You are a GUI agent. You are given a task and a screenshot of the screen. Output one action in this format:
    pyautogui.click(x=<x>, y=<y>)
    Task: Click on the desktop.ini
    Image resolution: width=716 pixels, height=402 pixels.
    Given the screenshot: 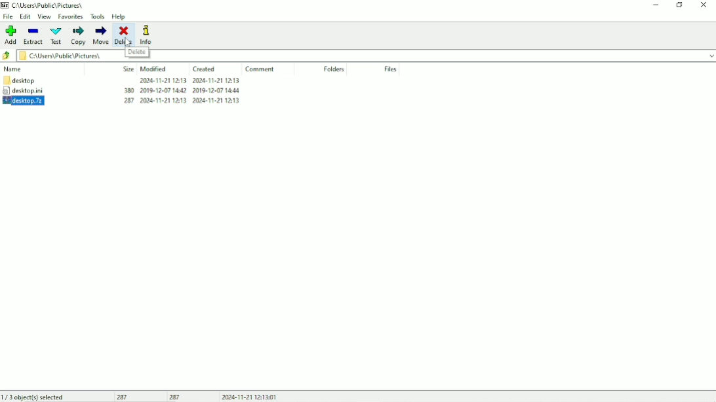 What is the action you would take?
    pyautogui.click(x=33, y=90)
    